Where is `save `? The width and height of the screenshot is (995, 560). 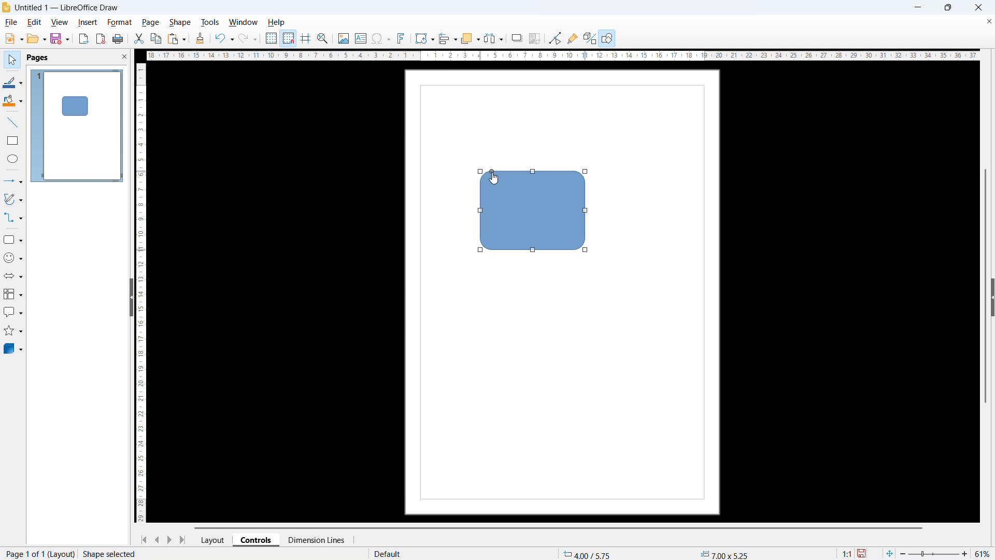
save  is located at coordinates (863, 553).